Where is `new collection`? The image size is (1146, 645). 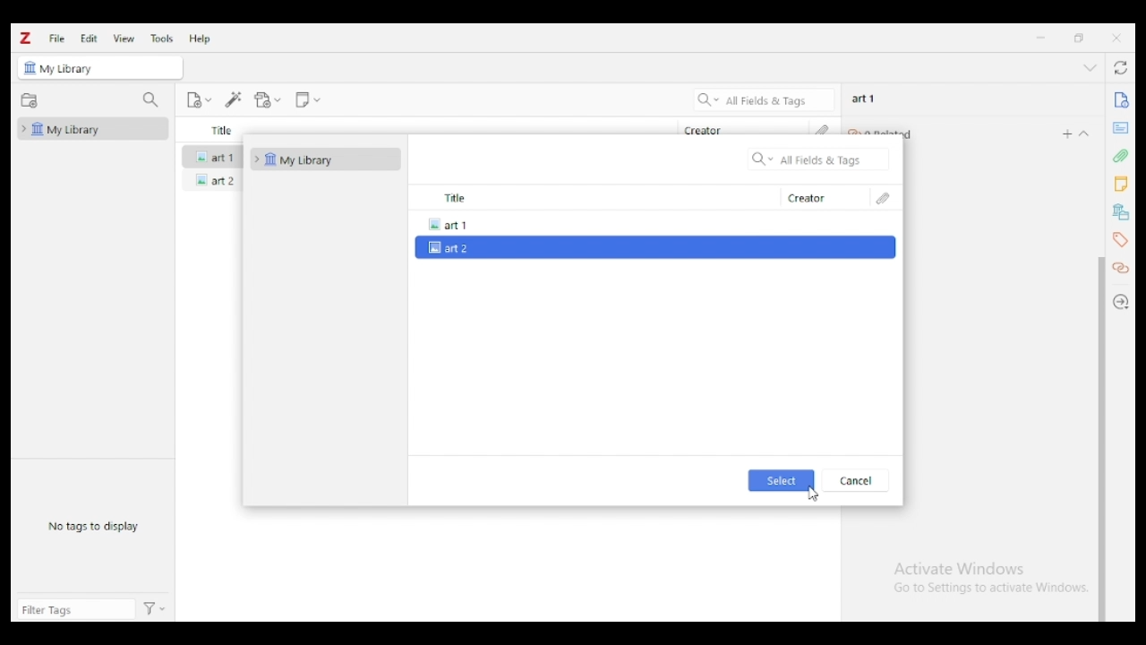 new collection is located at coordinates (30, 101).